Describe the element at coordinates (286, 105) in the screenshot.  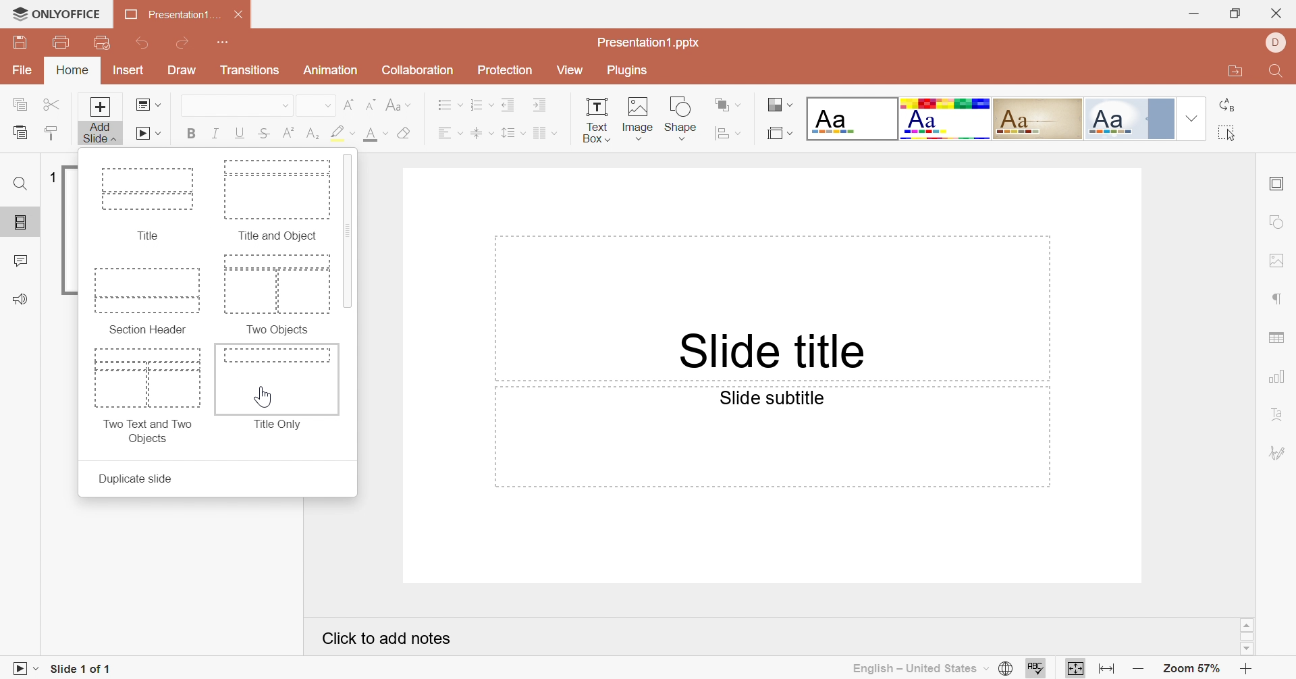
I see `Drop Down` at that location.